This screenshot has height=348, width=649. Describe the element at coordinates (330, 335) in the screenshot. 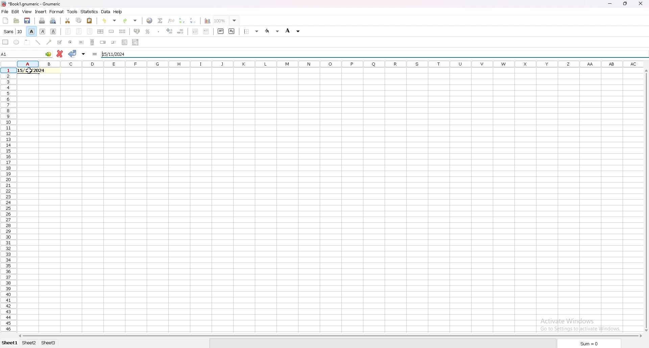

I see `scroll bar` at that location.